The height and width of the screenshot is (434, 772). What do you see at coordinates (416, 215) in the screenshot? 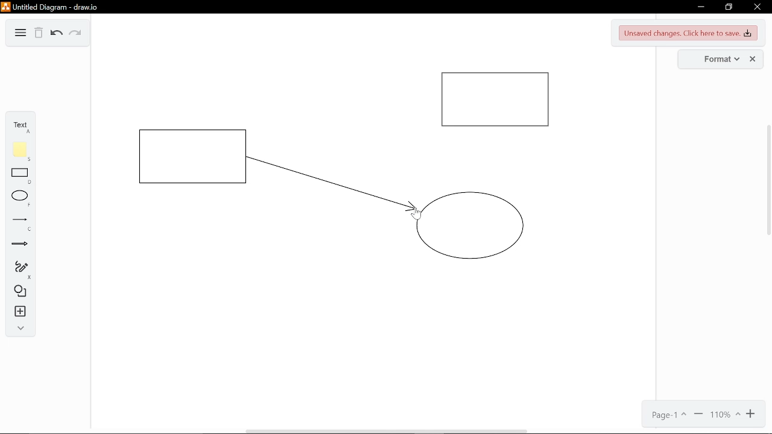
I see `Pointer` at bounding box center [416, 215].